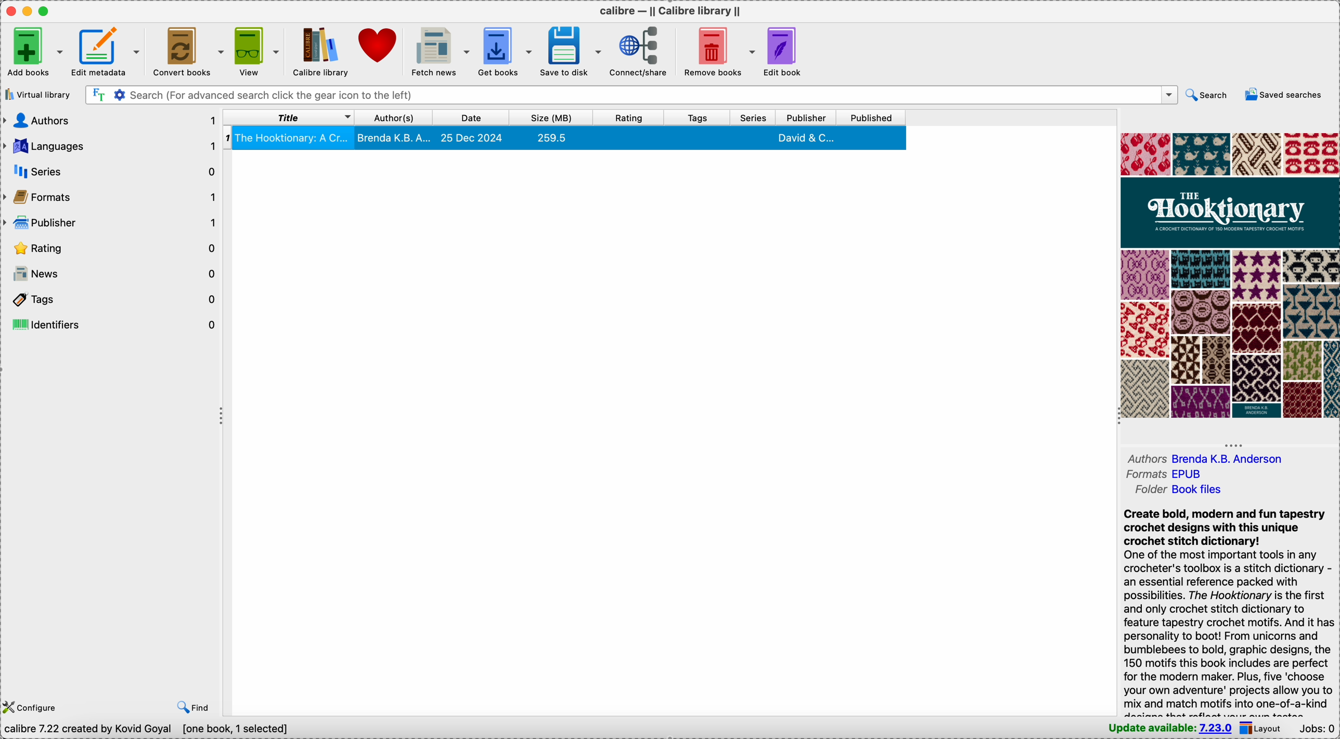  I want to click on maximize, so click(46, 11).